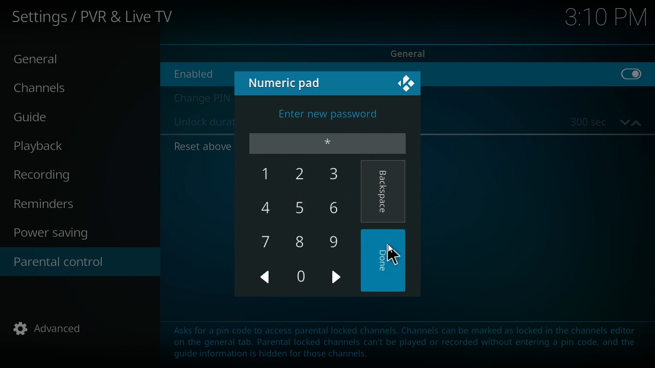 The width and height of the screenshot is (655, 368). I want to click on 1, so click(262, 172).